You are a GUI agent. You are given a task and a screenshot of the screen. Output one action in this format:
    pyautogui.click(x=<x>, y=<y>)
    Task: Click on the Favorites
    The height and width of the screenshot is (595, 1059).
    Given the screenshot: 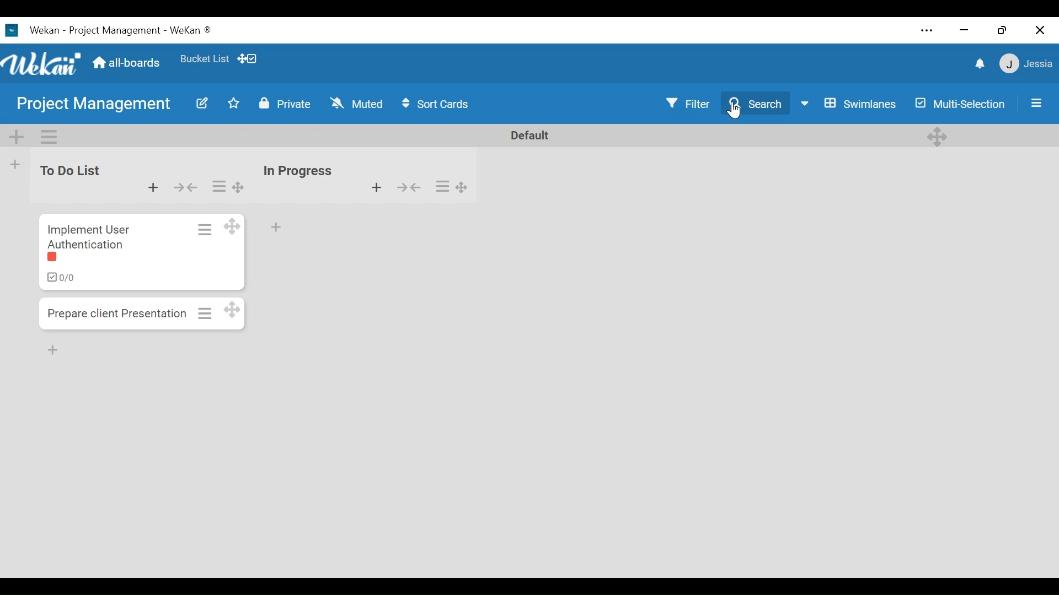 What is the action you would take?
    pyautogui.click(x=204, y=58)
    